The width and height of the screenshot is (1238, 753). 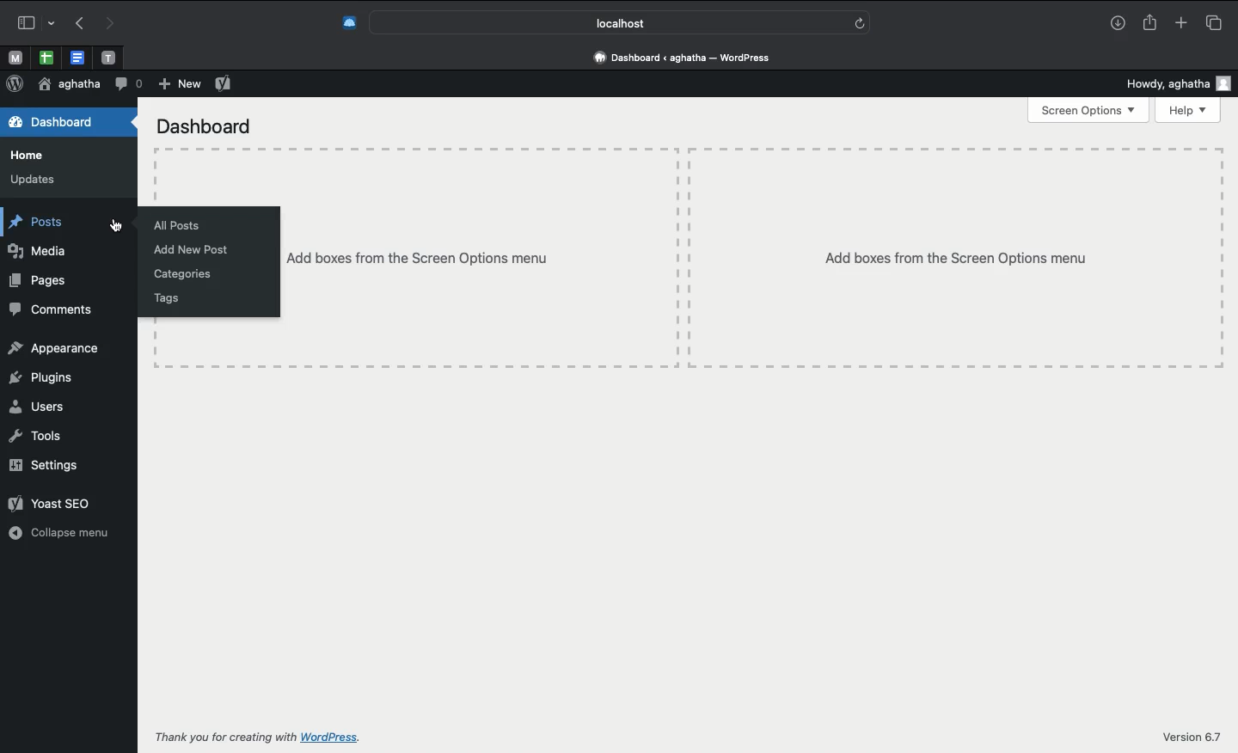 I want to click on Pages, so click(x=43, y=279).